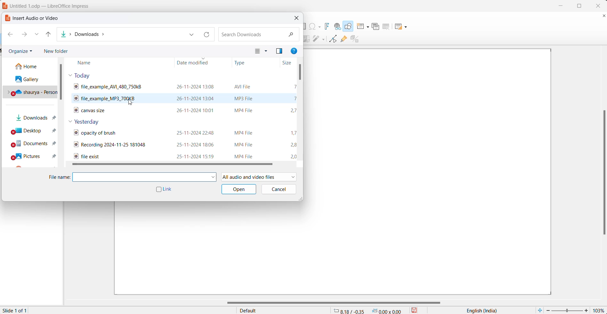 The width and height of the screenshot is (607, 314). What do you see at coordinates (61, 52) in the screenshot?
I see `new folder` at bounding box center [61, 52].